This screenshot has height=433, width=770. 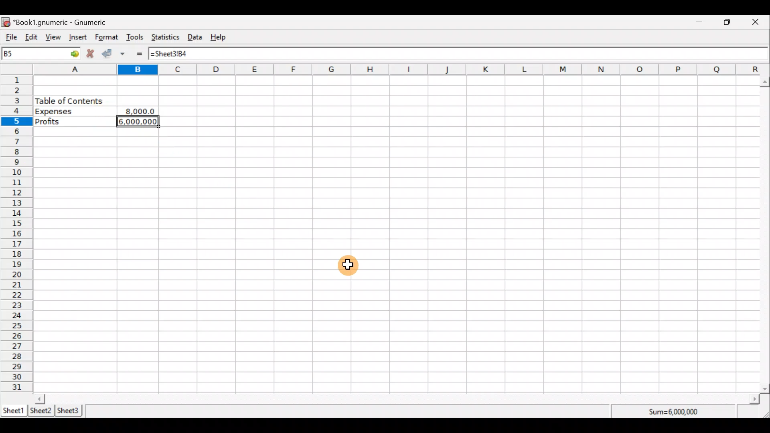 What do you see at coordinates (10, 37) in the screenshot?
I see `File` at bounding box center [10, 37].